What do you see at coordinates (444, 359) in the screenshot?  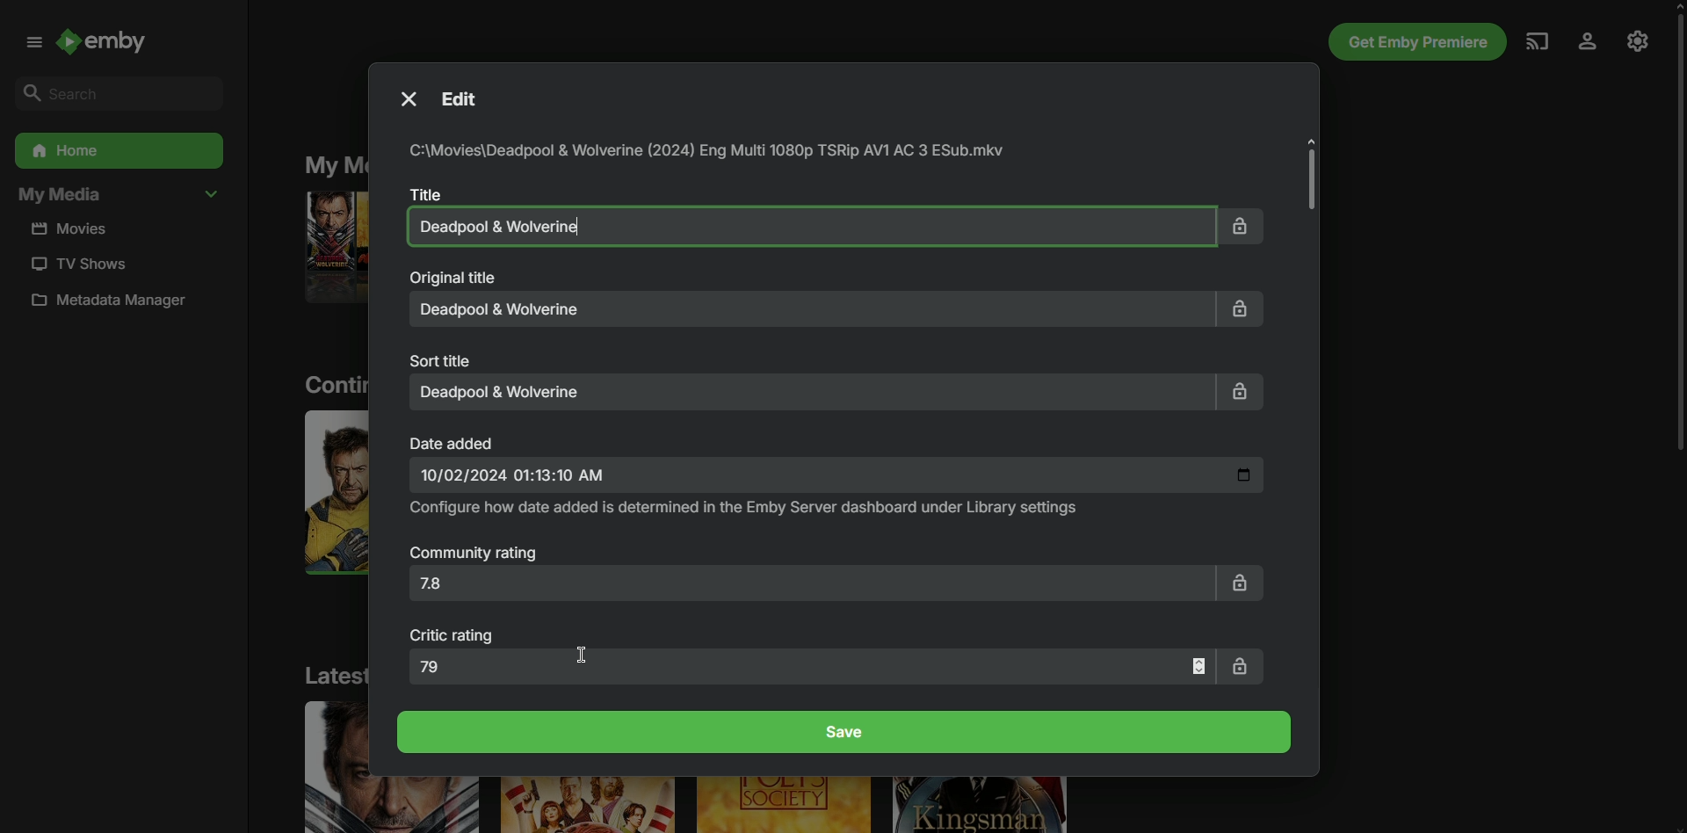 I see `Sort title` at bounding box center [444, 359].